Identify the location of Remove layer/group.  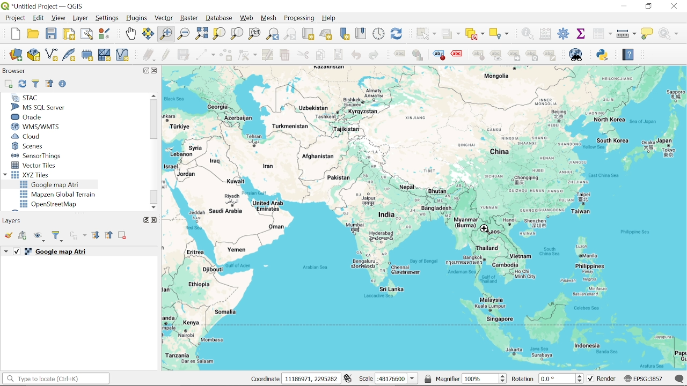
(122, 236).